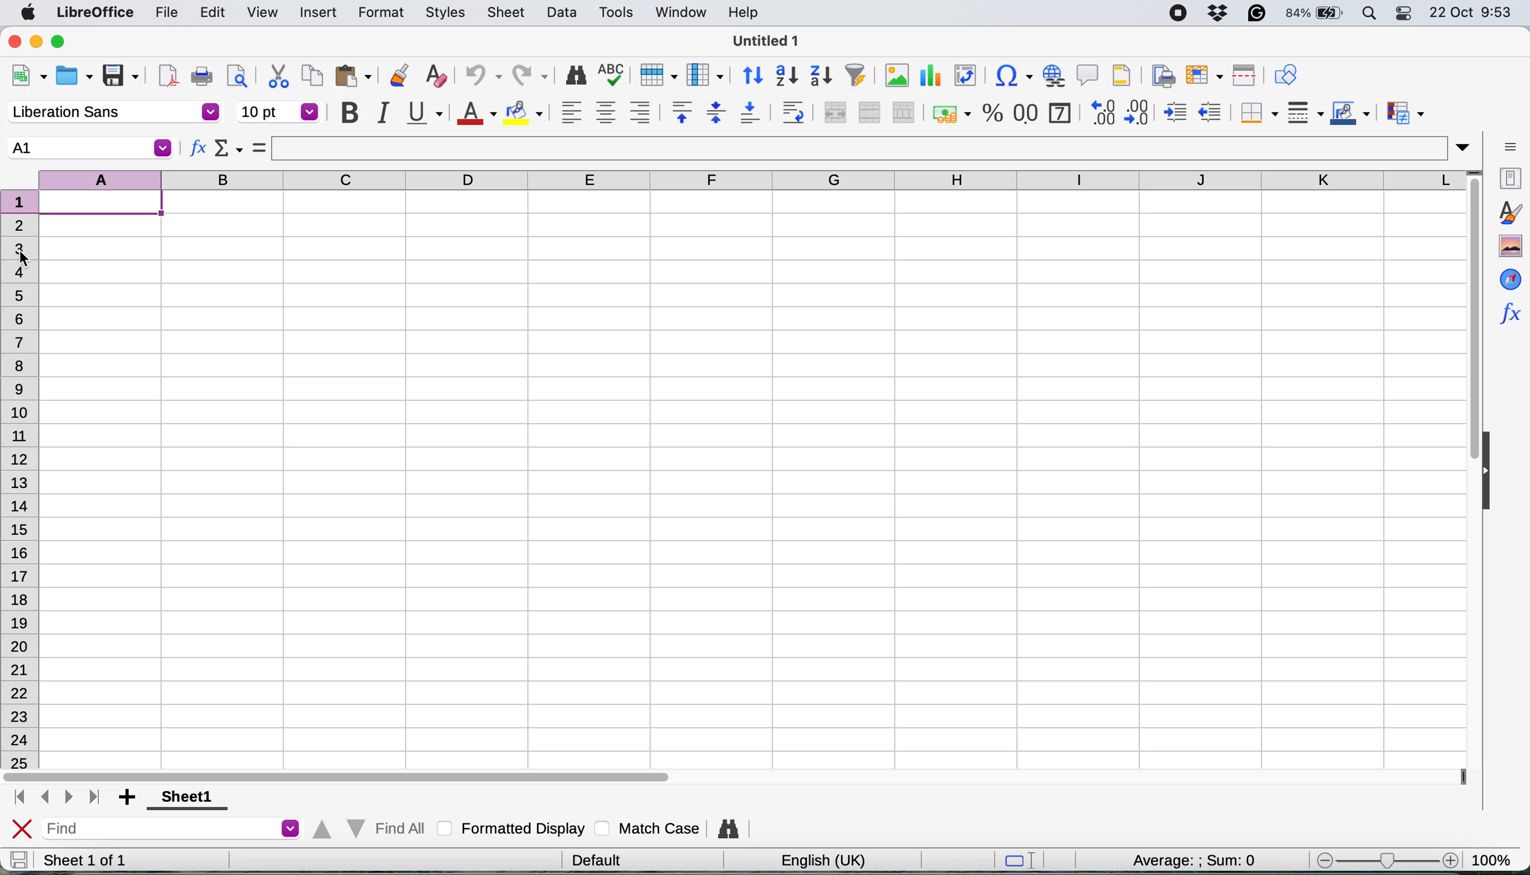 The image size is (1530, 875). Describe the element at coordinates (1510, 145) in the screenshot. I see `sidebar settings` at that location.